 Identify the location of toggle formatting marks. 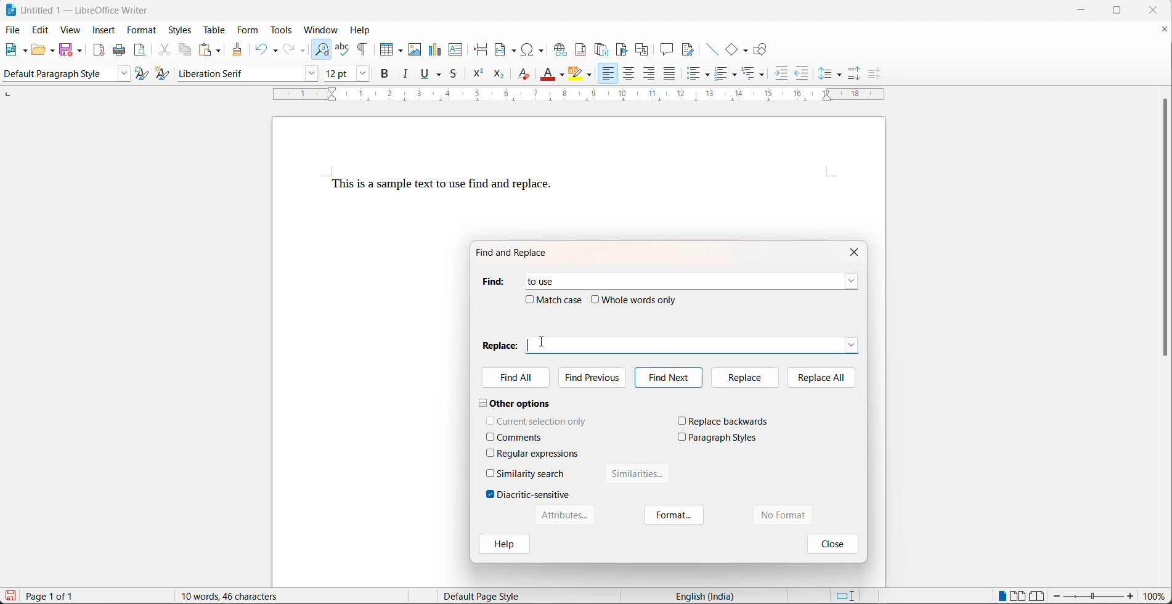
(365, 46).